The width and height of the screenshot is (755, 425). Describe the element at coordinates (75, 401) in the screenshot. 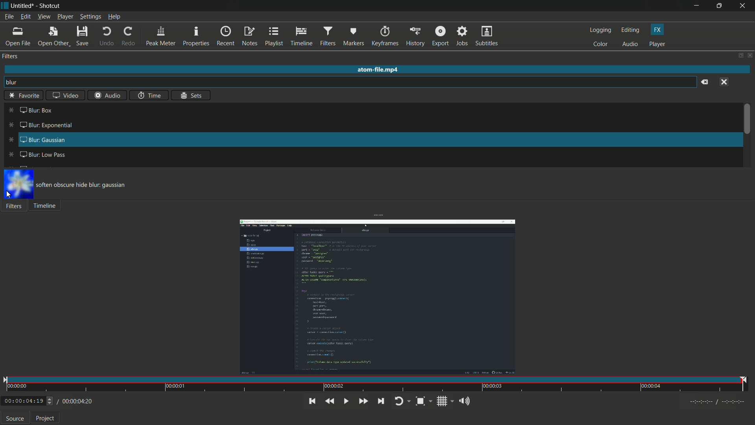

I see `/ 00:00:04:20` at that location.